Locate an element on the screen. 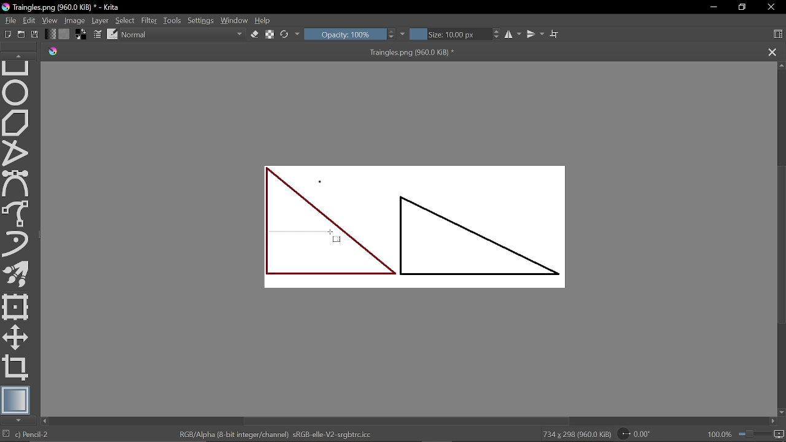 This screenshot has width=786, height=442. Create new document is located at coordinates (6, 34).